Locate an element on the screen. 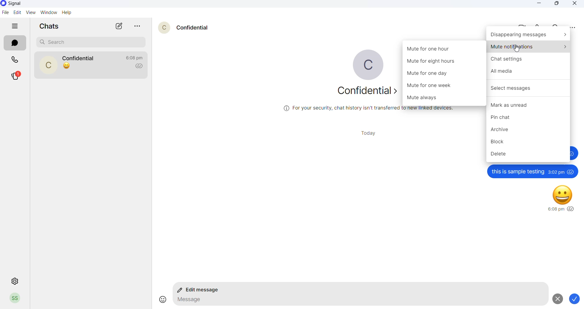  Help is located at coordinates (69, 12).